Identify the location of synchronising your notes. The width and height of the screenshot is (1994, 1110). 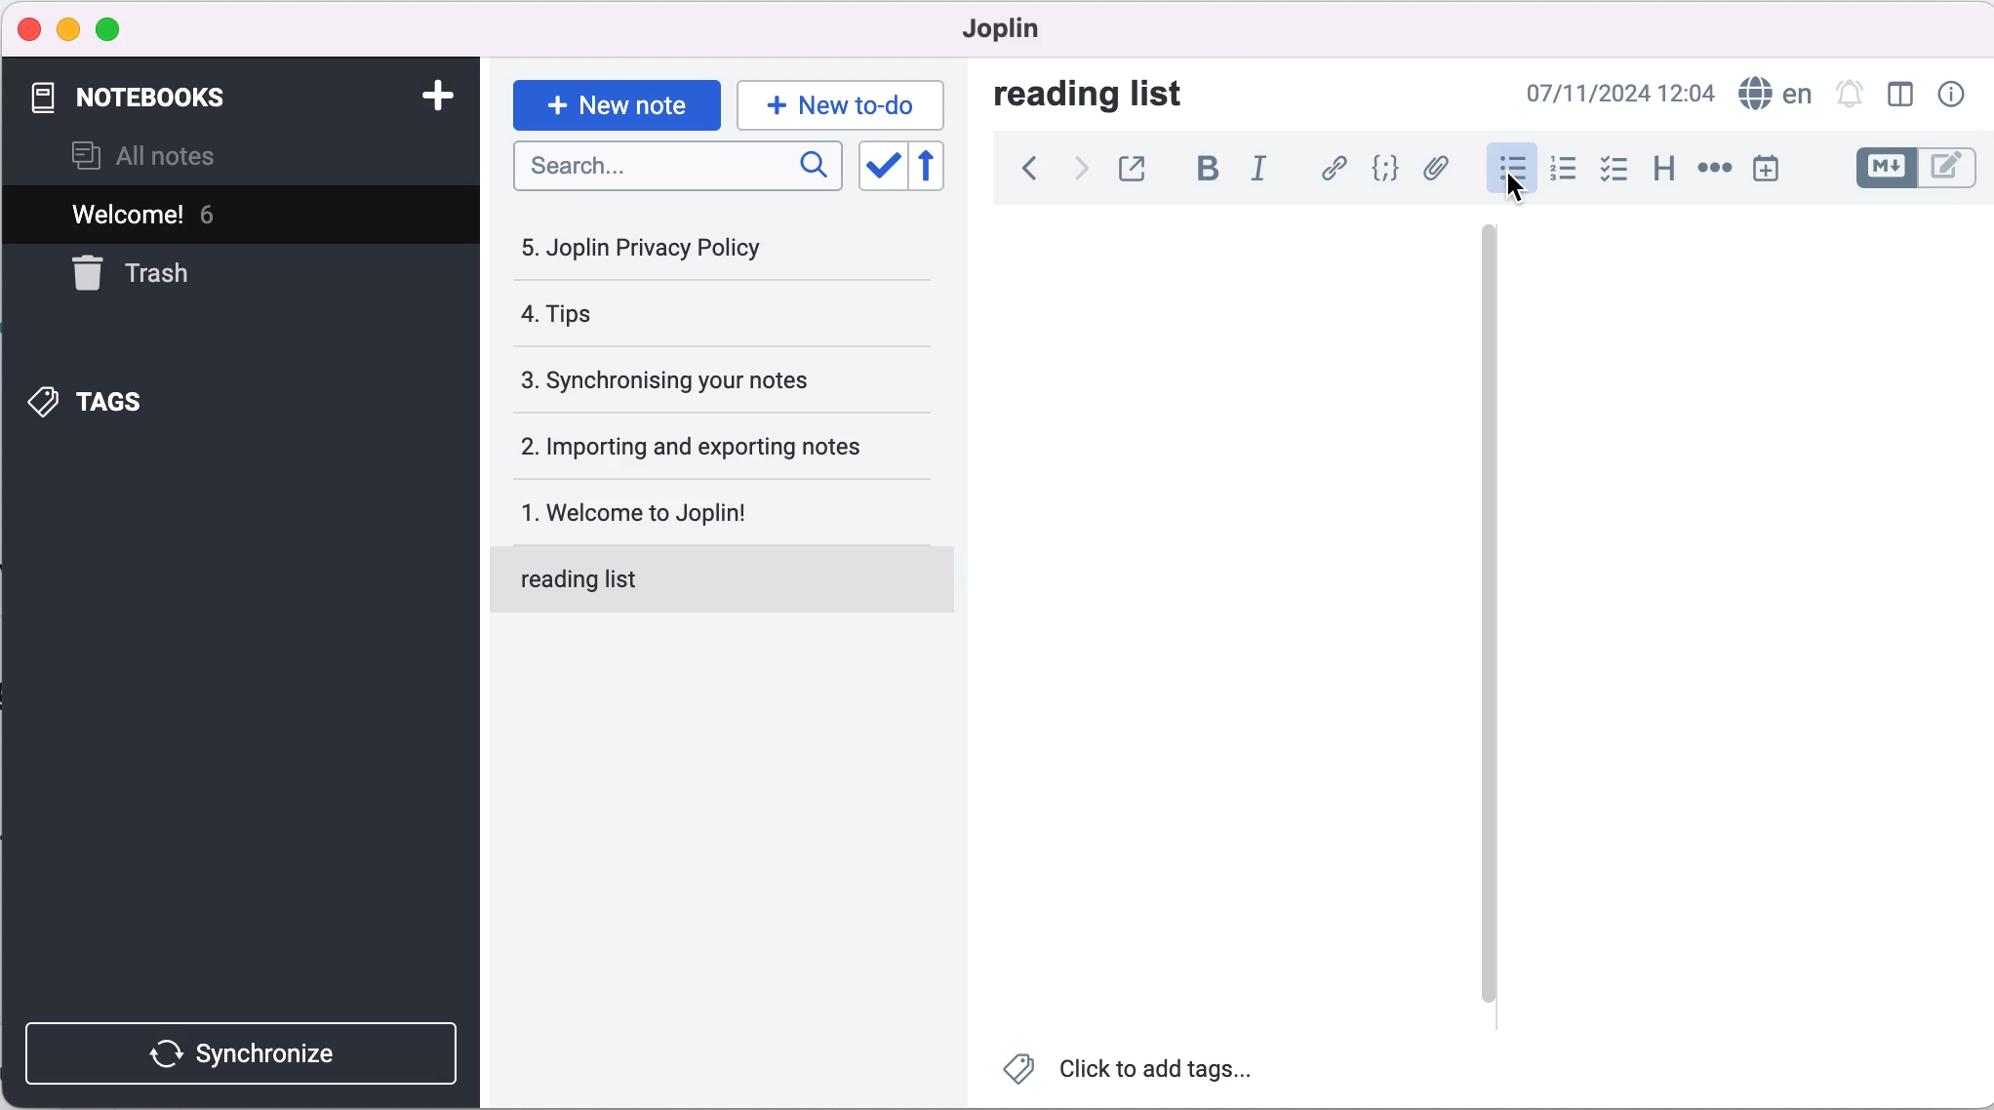
(718, 382).